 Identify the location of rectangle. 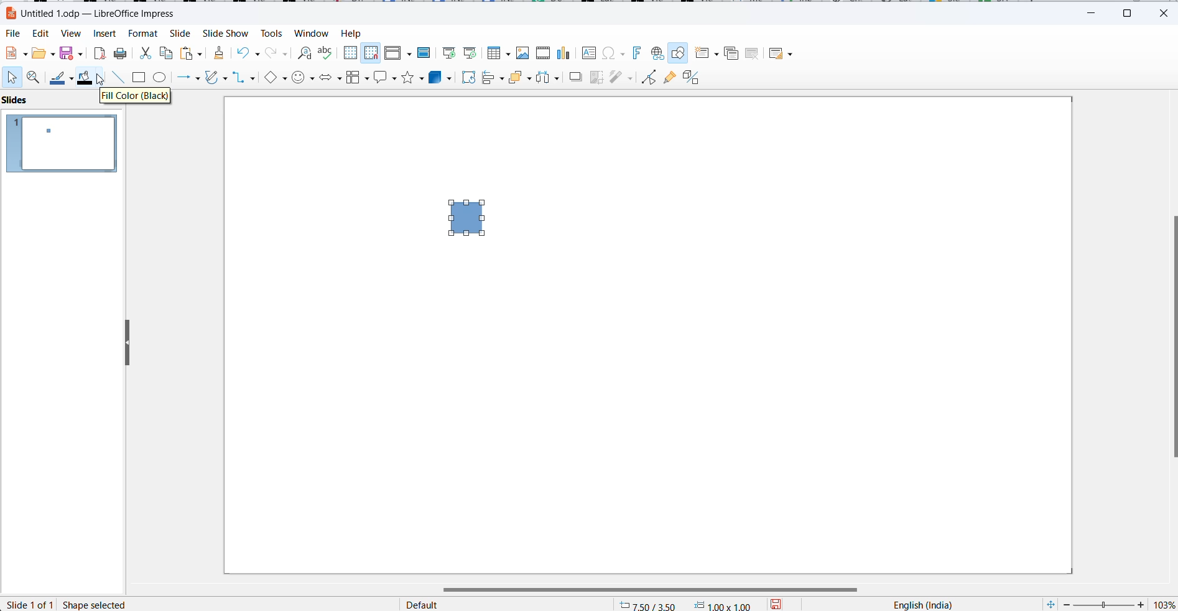
(471, 221).